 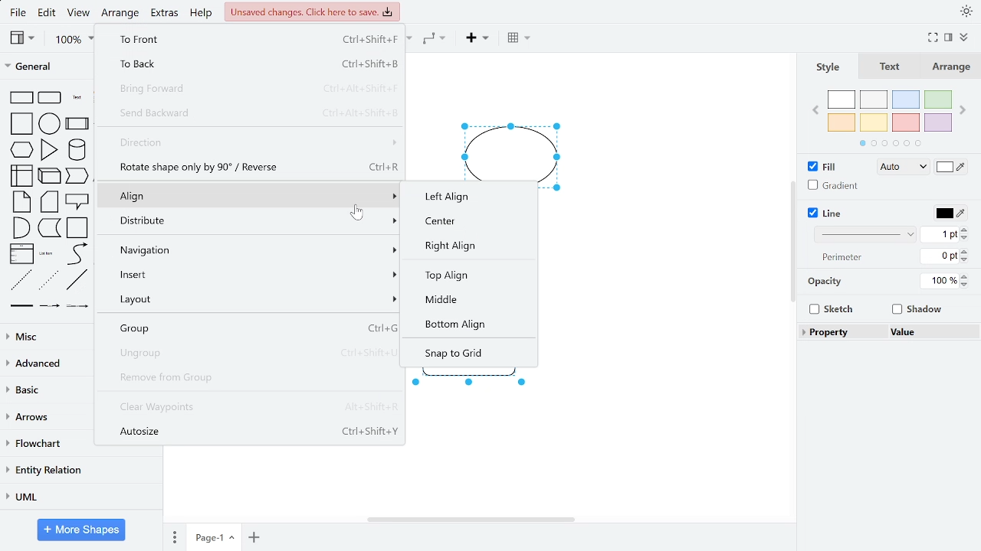 What do you see at coordinates (967, 249) in the screenshot?
I see `increase perimeter` at bounding box center [967, 249].